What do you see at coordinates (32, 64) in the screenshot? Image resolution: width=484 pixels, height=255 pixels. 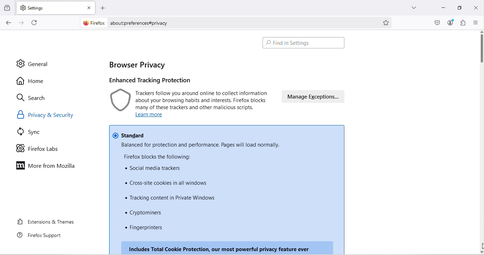 I see `General` at bounding box center [32, 64].